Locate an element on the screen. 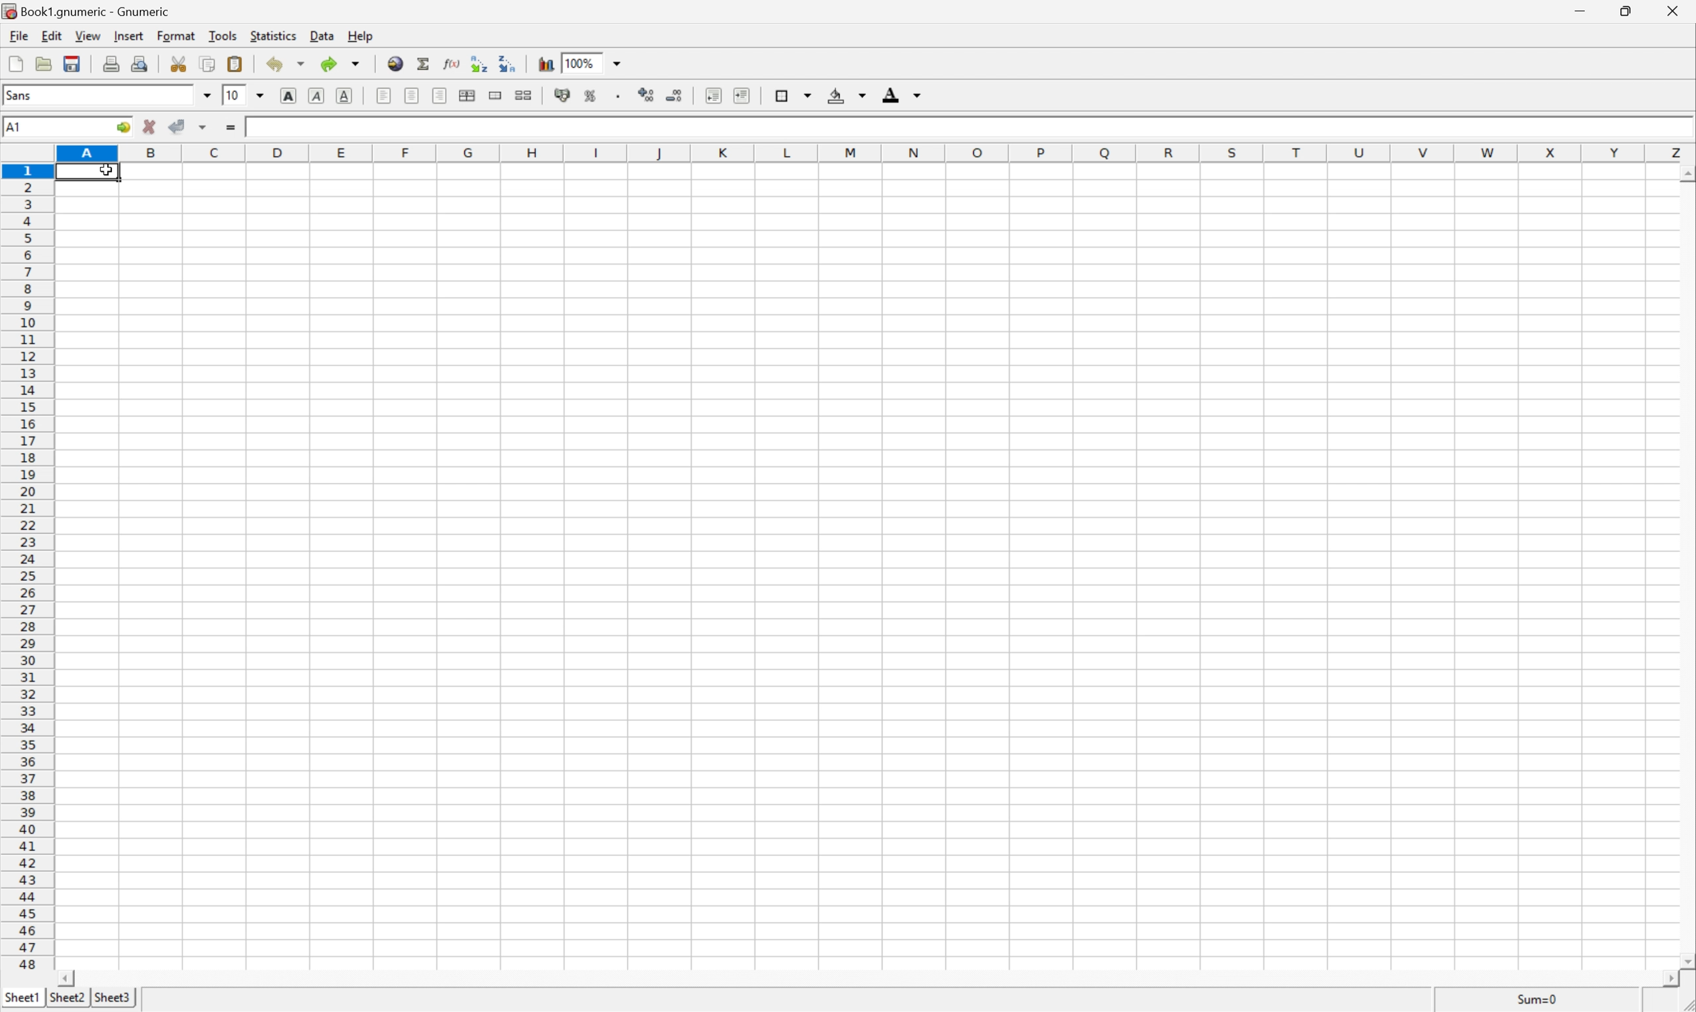 The width and height of the screenshot is (1696, 1012). cut is located at coordinates (179, 63).